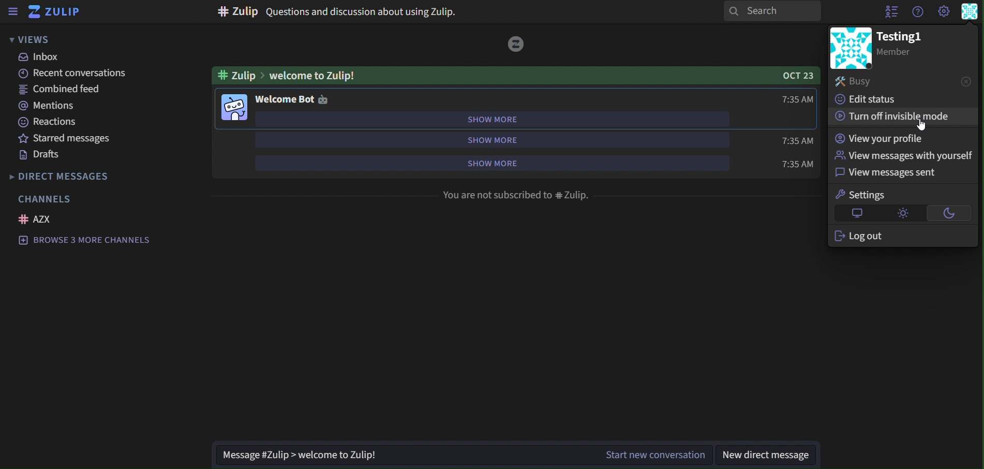 The height and width of the screenshot is (469, 984). What do you see at coordinates (57, 12) in the screenshot?
I see `zulip` at bounding box center [57, 12].